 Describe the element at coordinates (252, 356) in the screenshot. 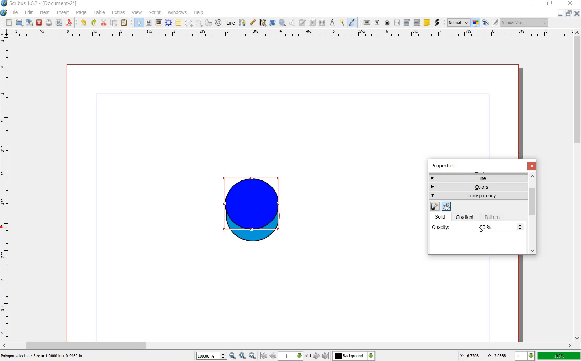

I see `zoom in` at that location.